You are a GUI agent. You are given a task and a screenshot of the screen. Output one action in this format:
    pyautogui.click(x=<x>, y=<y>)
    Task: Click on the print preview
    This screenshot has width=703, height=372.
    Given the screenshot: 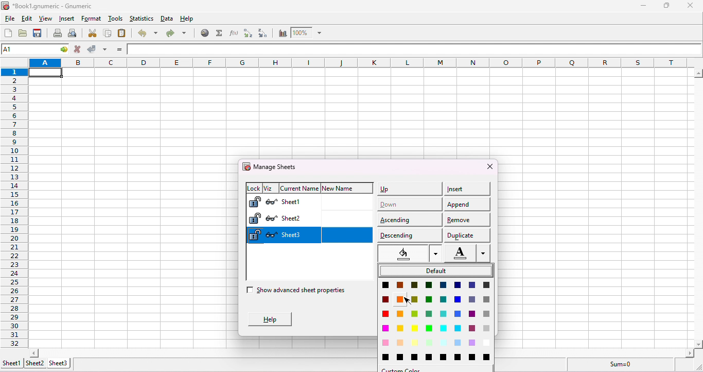 What is the action you would take?
    pyautogui.click(x=76, y=33)
    